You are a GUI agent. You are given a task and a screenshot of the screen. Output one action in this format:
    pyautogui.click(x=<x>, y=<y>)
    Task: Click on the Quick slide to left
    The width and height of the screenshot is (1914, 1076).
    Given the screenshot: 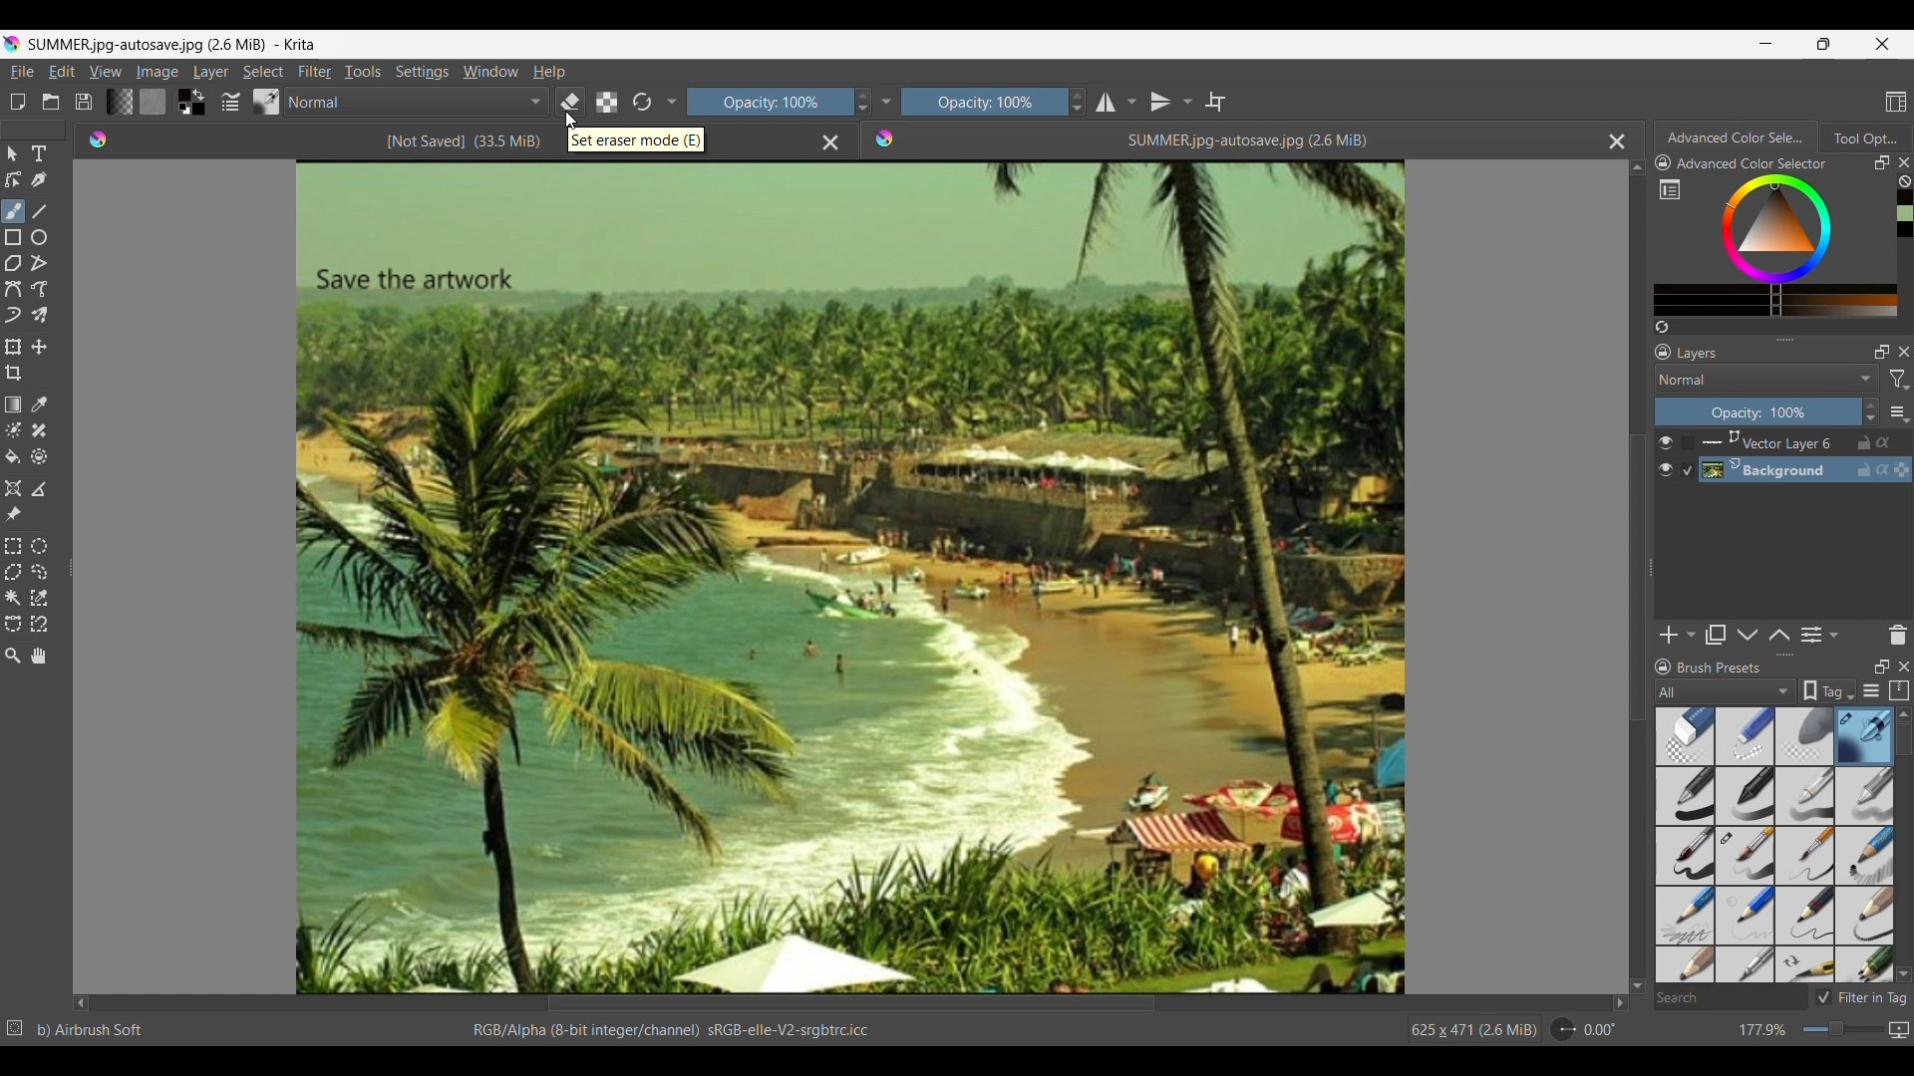 What is the action you would take?
    pyautogui.click(x=81, y=1004)
    